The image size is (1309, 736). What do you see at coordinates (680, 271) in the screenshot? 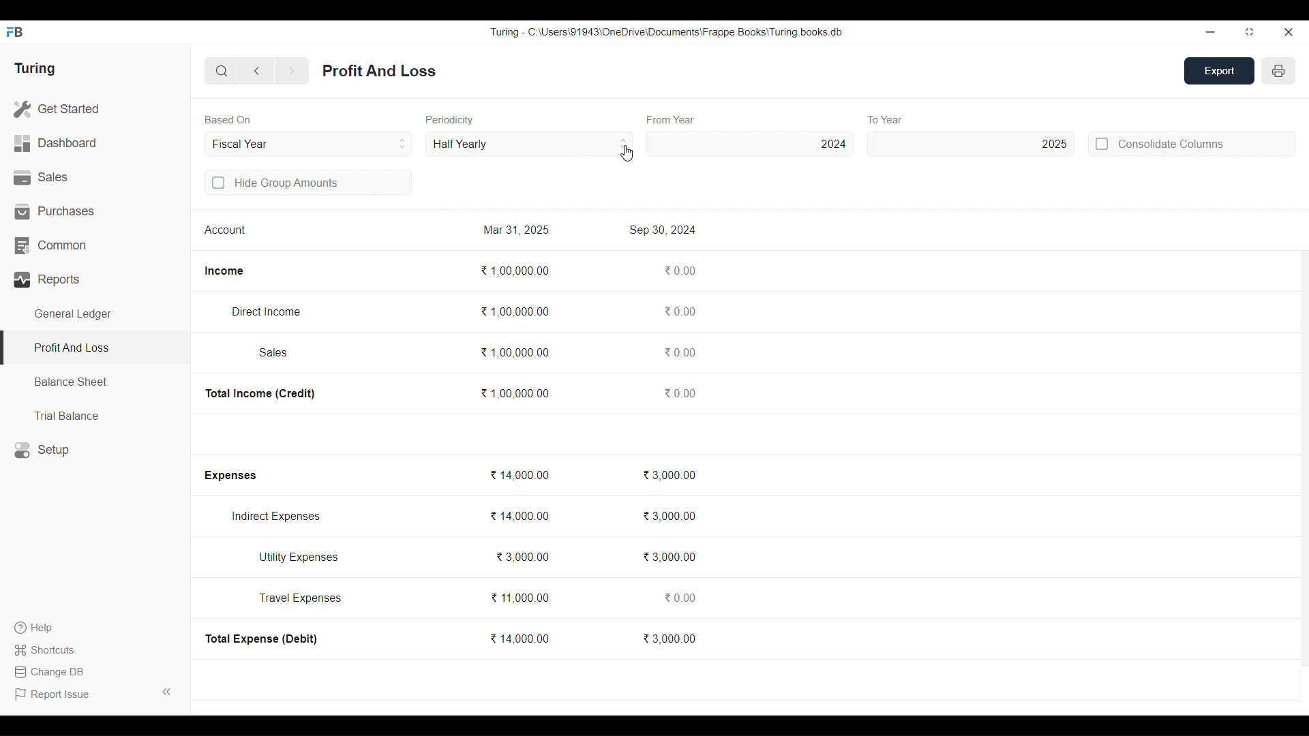
I see `0.00` at bounding box center [680, 271].